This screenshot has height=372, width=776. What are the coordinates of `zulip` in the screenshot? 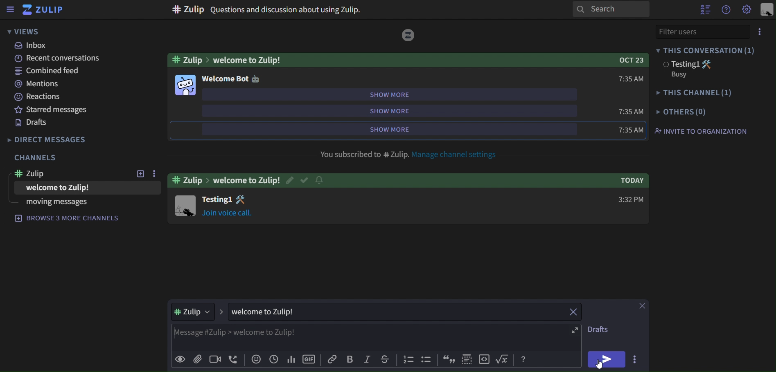 It's located at (40, 174).